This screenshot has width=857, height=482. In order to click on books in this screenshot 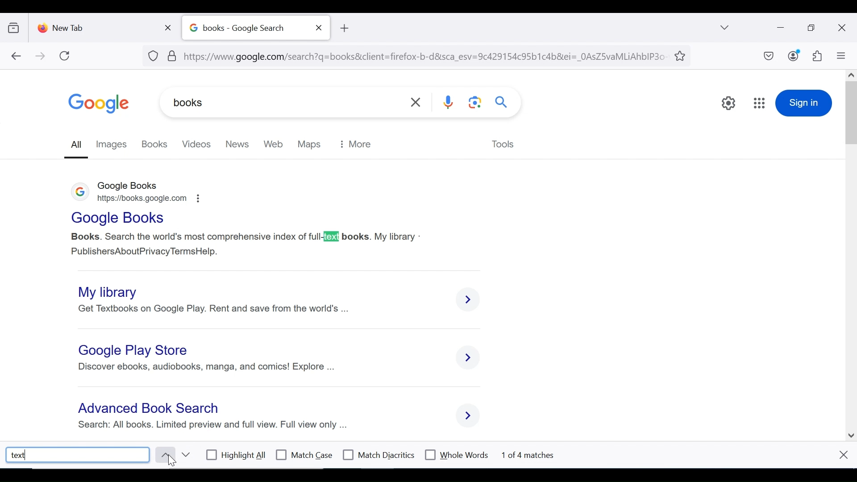, I will do `click(237, 103)`.